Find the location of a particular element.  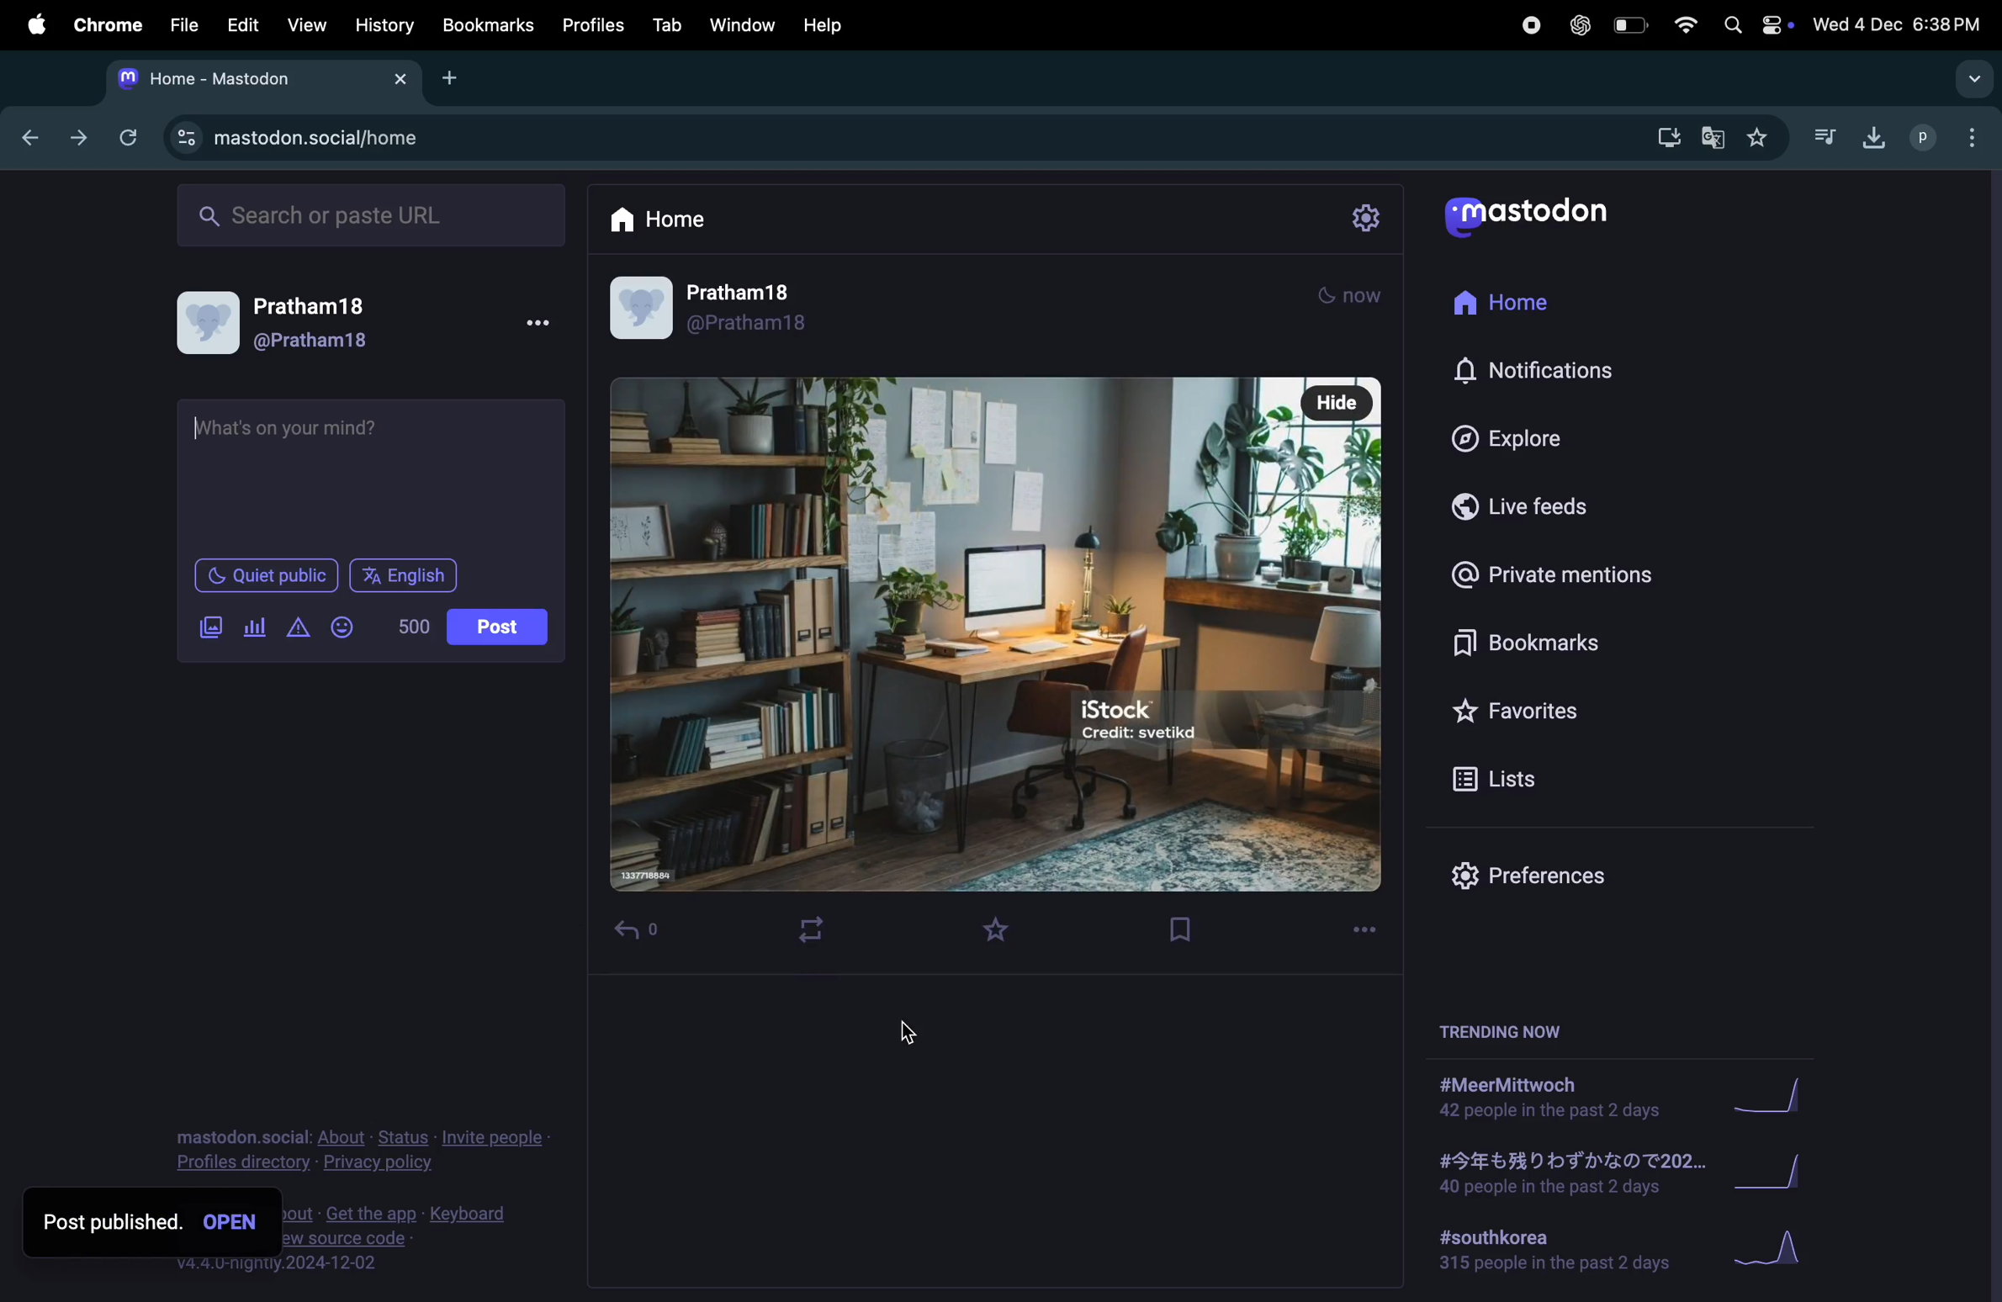

reply is located at coordinates (643, 930).